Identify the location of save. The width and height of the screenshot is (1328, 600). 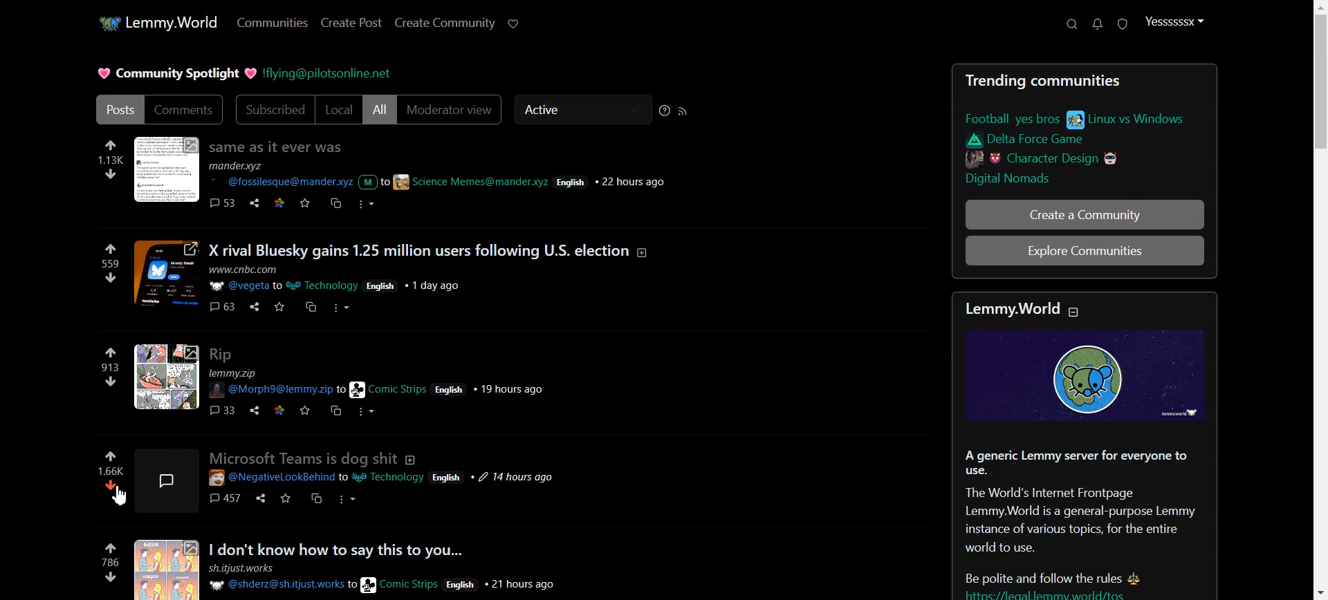
(286, 498).